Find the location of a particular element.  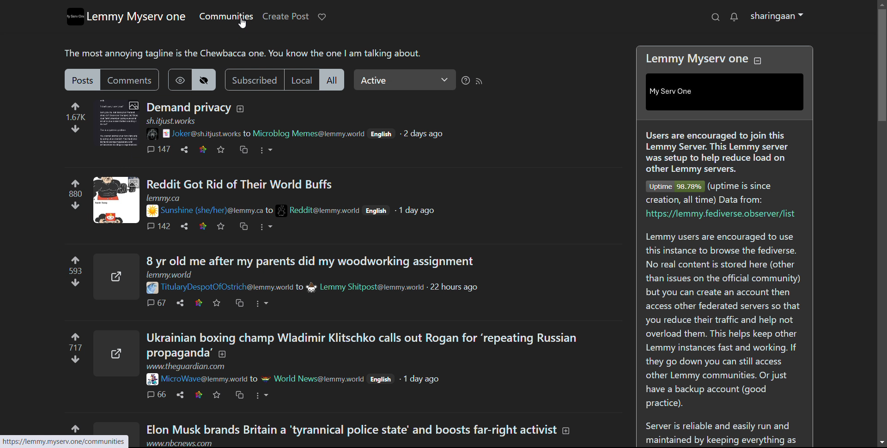

downvote is located at coordinates (74, 283).